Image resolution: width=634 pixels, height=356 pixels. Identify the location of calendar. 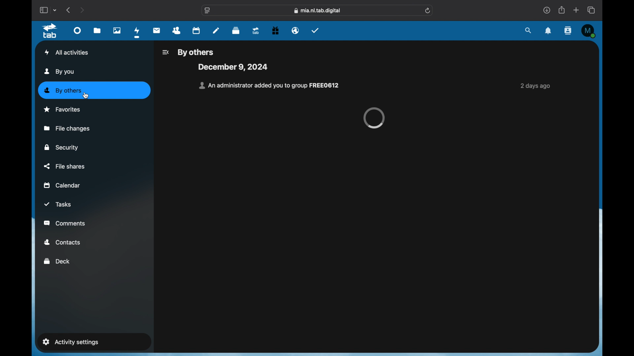
(196, 31).